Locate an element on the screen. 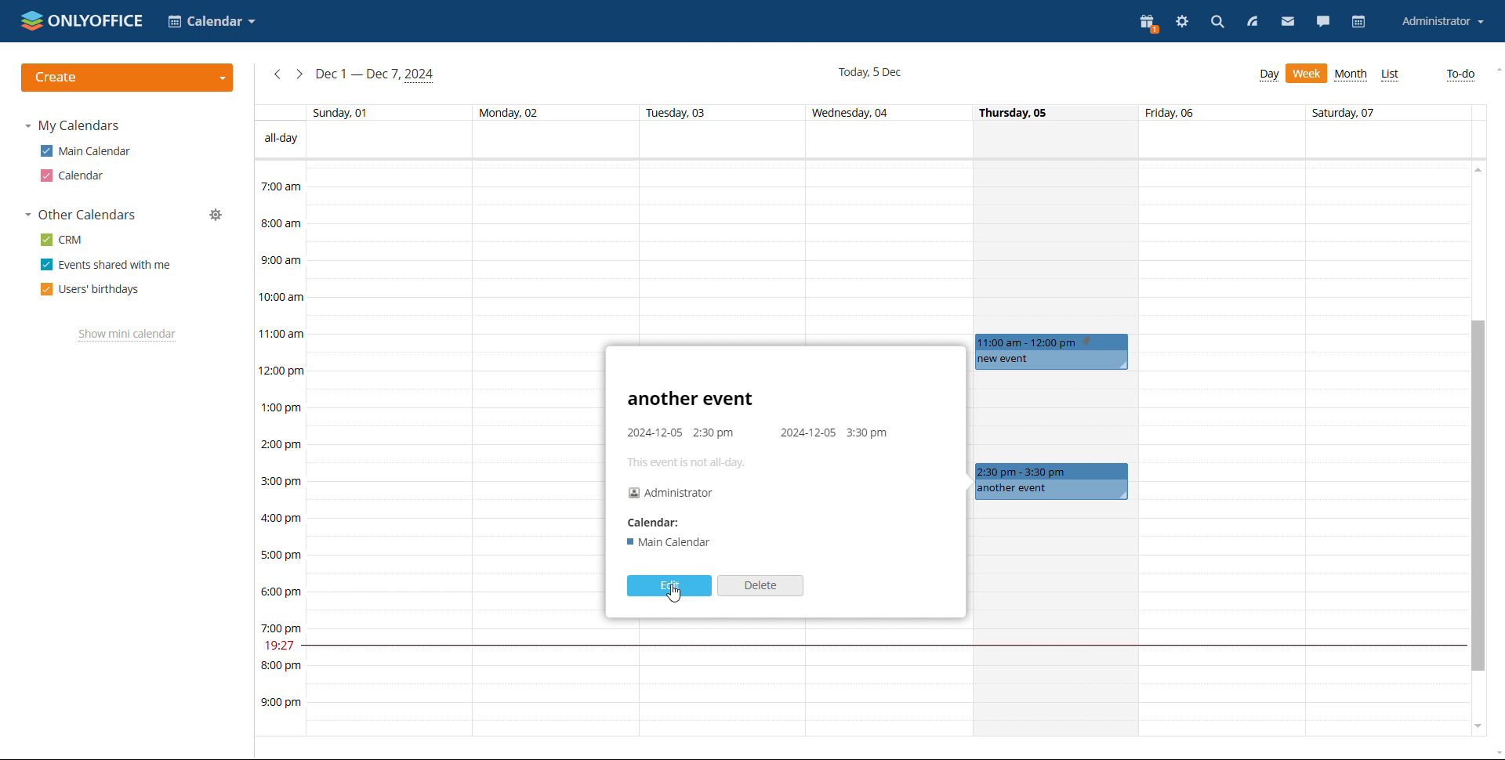  feed is located at coordinates (1251, 22).